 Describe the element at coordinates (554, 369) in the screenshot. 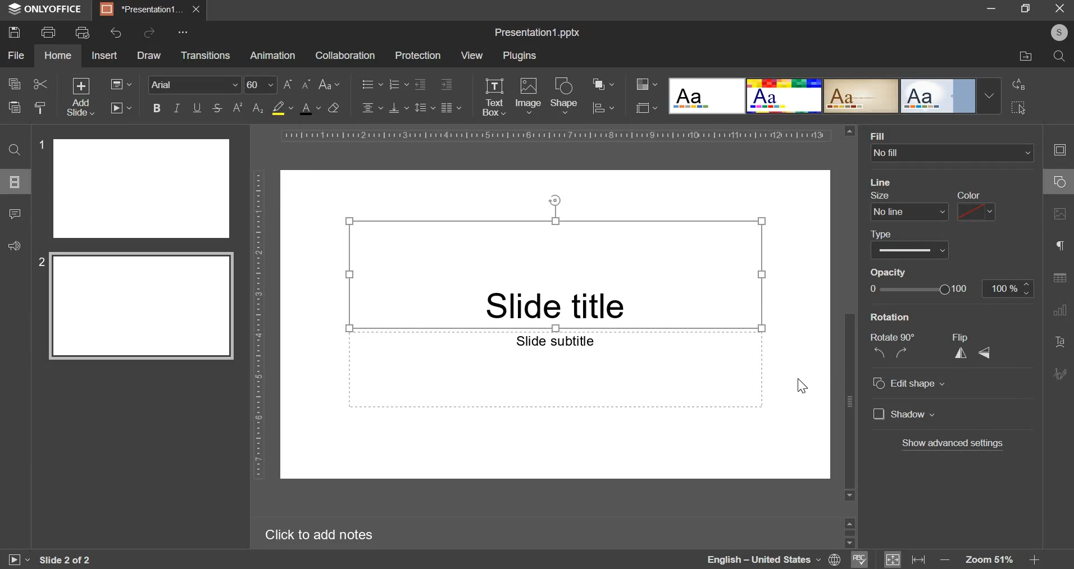

I see `slide subtitle` at that location.